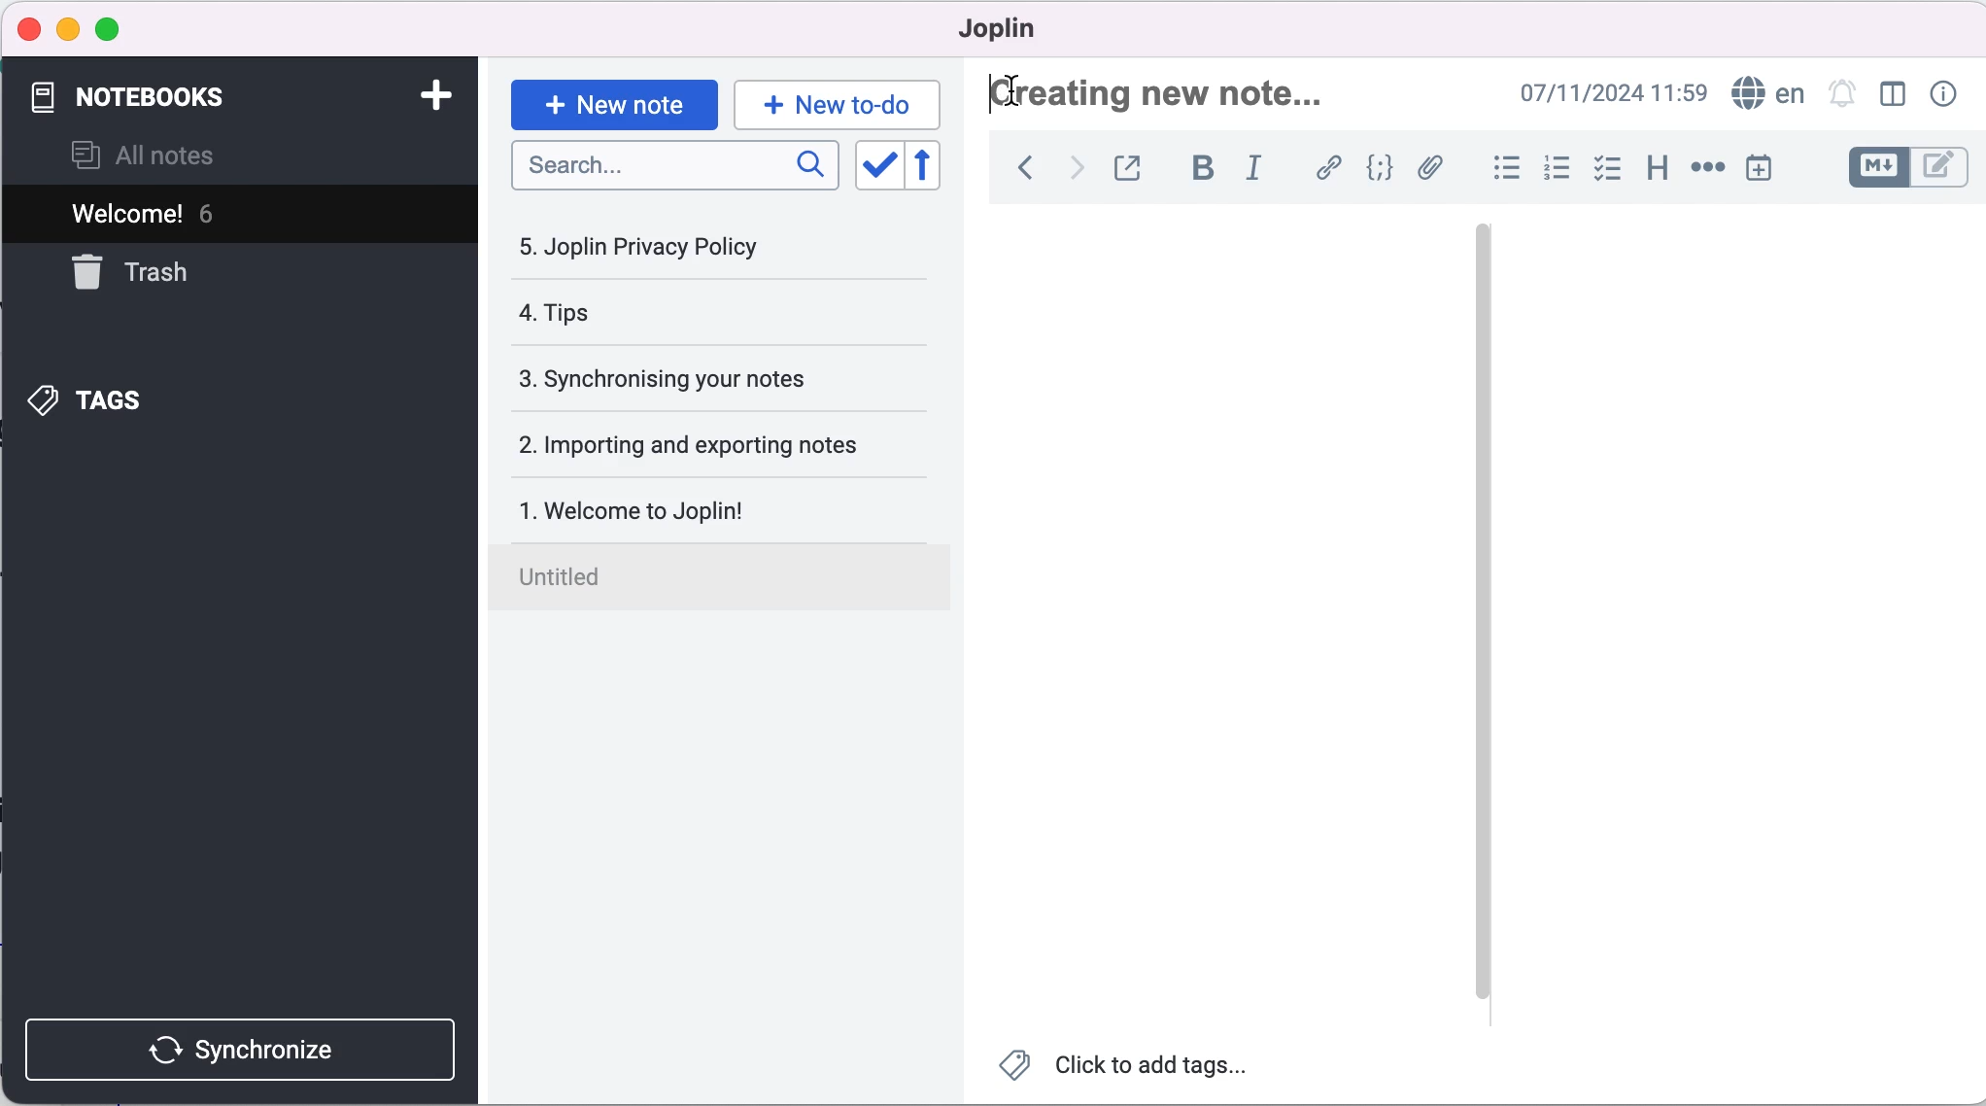 The image size is (1986, 1106). What do you see at coordinates (1557, 169) in the screenshot?
I see `numbered list` at bounding box center [1557, 169].